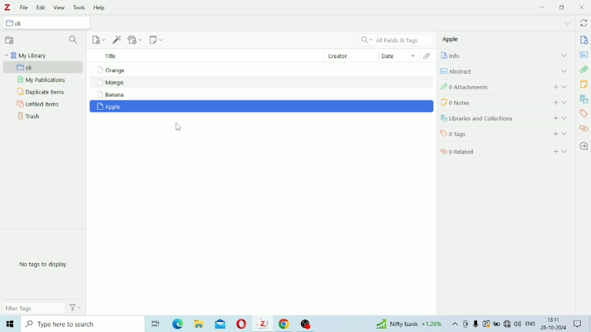  Describe the element at coordinates (585, 146) in the screenshot. I see `Locate` at that location.